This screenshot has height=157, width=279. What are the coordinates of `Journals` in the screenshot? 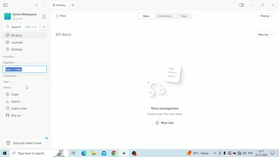 It's located at (15, 42).